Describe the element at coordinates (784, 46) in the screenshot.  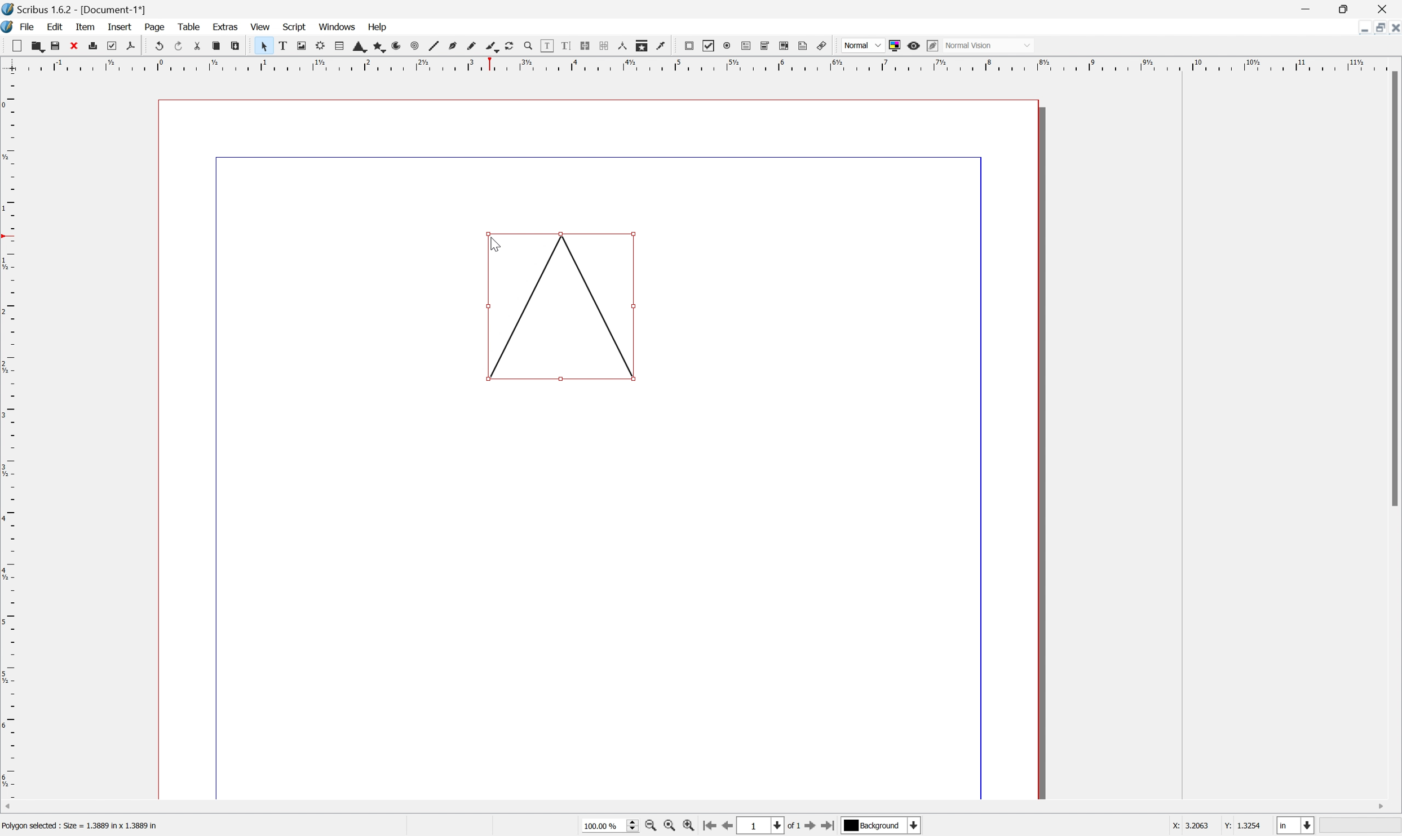
I see `PDF list box` at that location.